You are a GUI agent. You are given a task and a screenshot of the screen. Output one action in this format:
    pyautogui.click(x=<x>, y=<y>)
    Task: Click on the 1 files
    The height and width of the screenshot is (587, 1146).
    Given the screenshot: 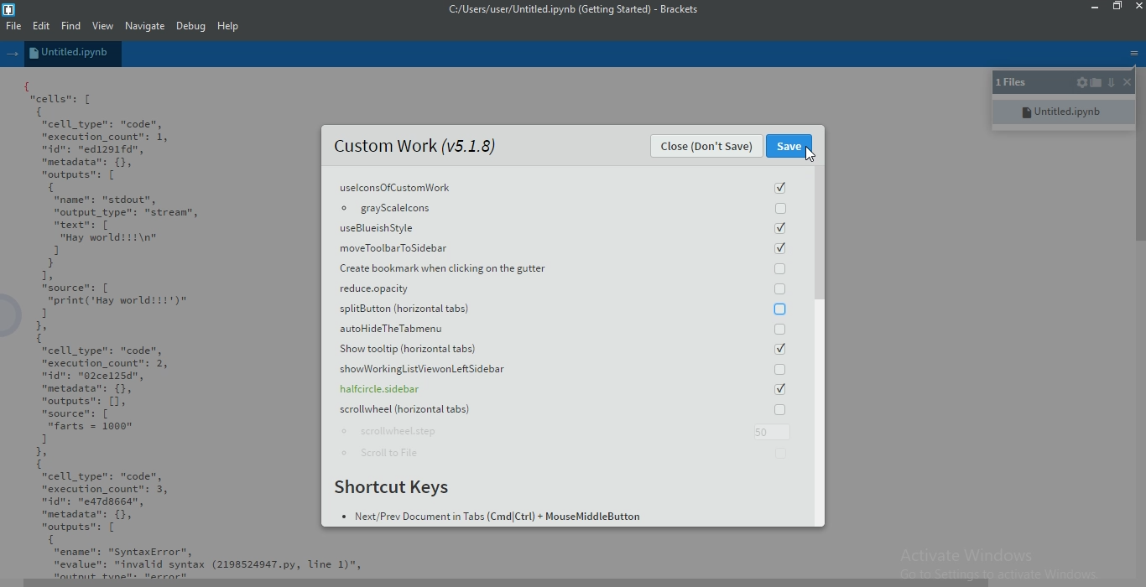 What is the action you would take?
    pyautogui.click(x=1013, y=83)
    